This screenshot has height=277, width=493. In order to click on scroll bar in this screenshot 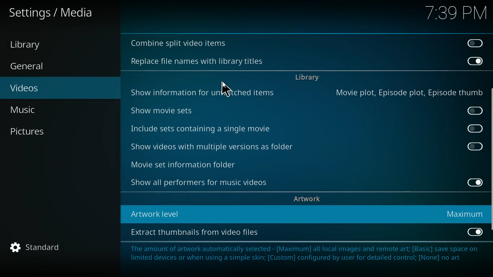, I will do `click(490, 166)`.